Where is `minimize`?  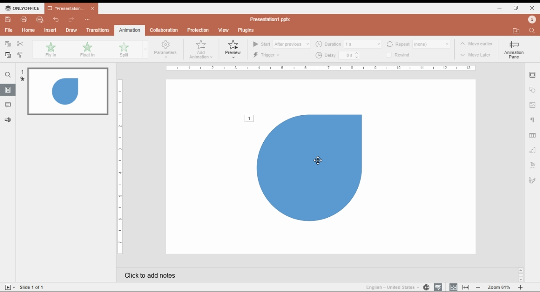 minimize is located at coordinates (500, 8).